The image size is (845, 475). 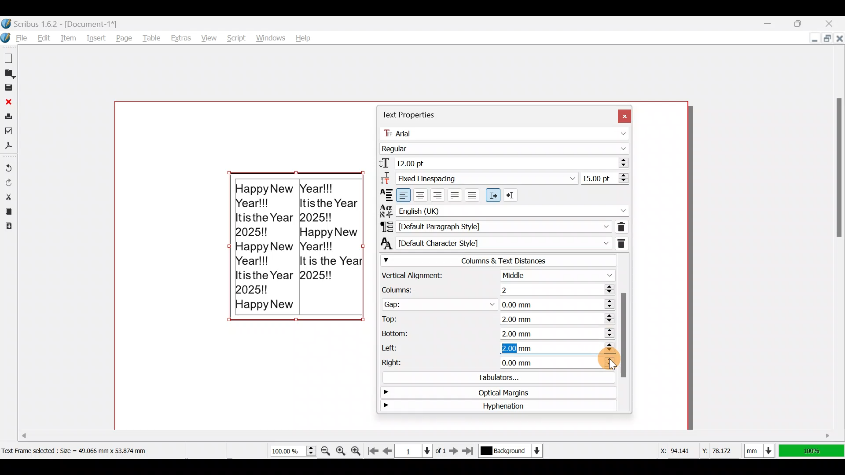 What do you see at coordinates (761, 449) in the screenshot?
I see `Select current units` at bounding box center [761, 449].